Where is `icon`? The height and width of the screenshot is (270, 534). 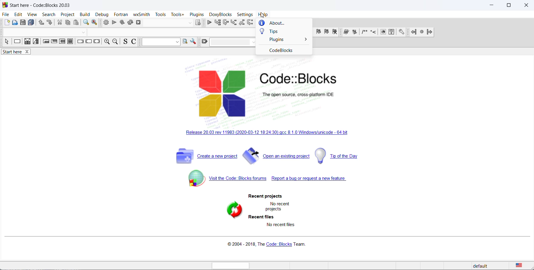
icon is located at coordinates (374, 32).